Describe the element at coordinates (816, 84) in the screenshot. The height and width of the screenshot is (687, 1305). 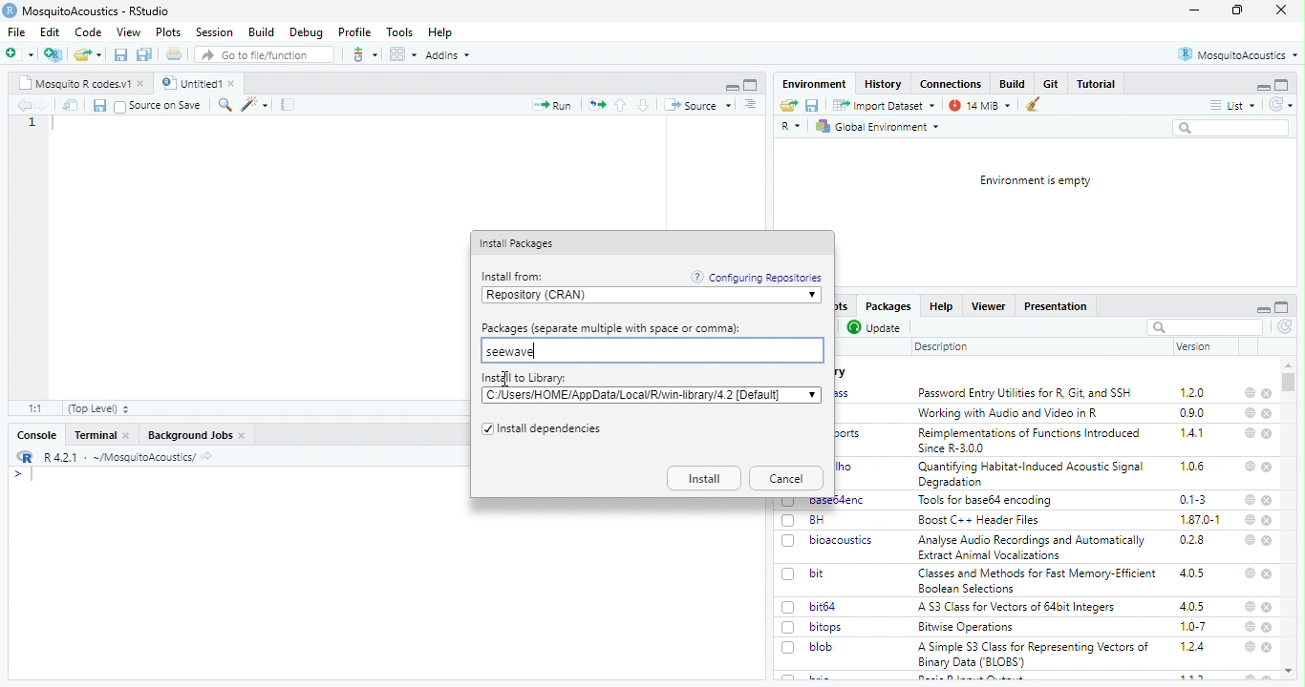
I see `Environment` at that location.